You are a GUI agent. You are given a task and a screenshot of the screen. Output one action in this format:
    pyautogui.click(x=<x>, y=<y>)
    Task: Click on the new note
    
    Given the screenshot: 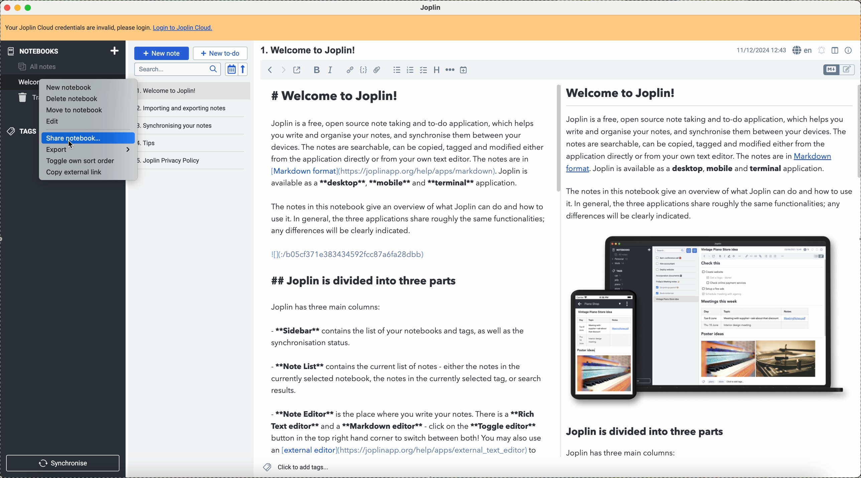 What is the action you would take?
    pyautogui.click(x=163, y=53)
    